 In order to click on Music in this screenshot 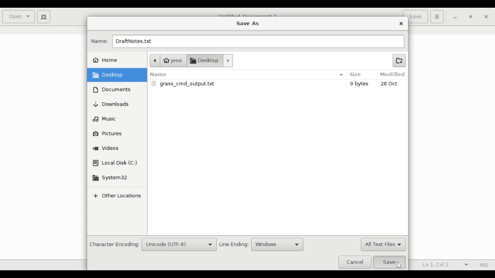, I will do `click(105, 119)`.